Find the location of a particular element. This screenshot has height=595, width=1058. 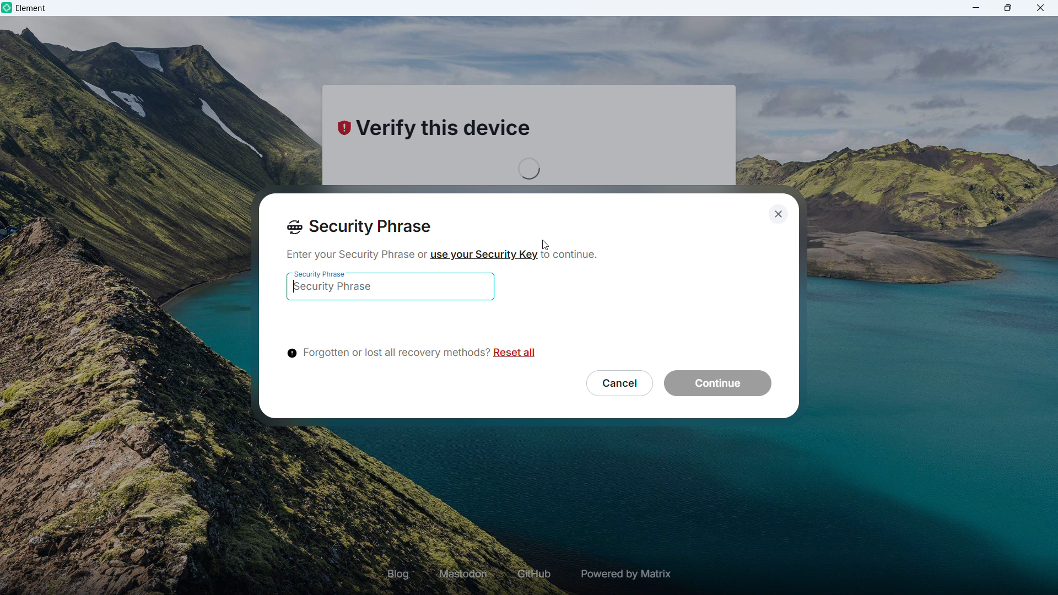

Blog  is located at coordinates (398, 574).